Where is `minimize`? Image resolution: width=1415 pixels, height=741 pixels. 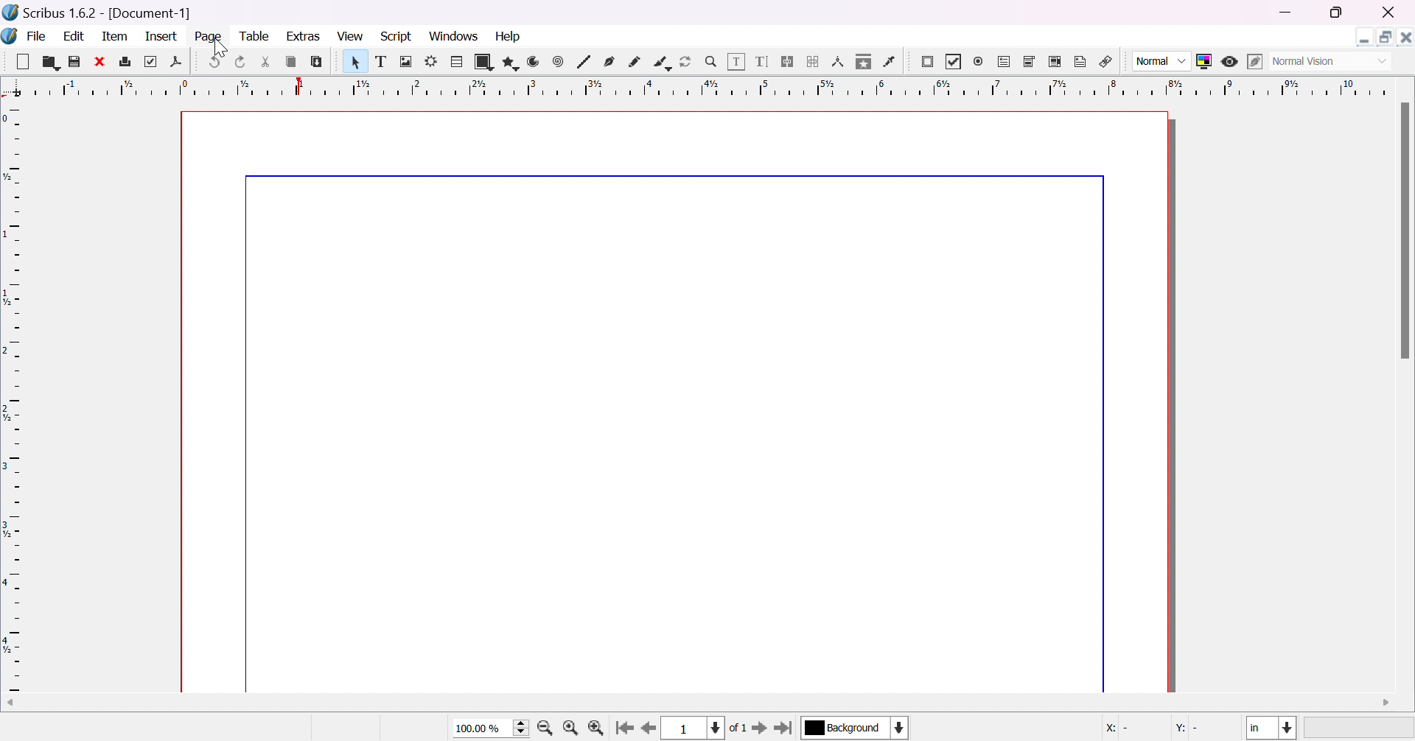
minimize is located at coordinates (1283, 13).